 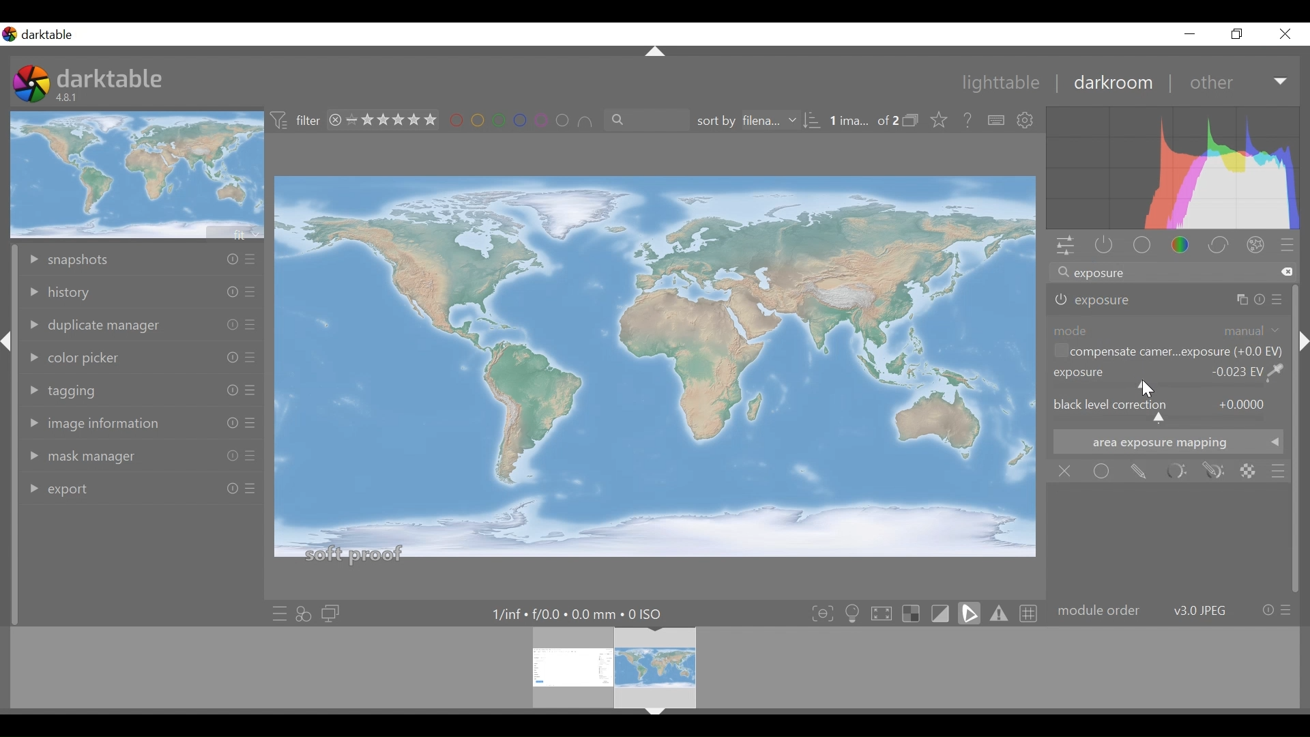 What do you see at coordinates (1239, 82) in the screenshot?
I see `Other` at bounding box center [1239, 82].